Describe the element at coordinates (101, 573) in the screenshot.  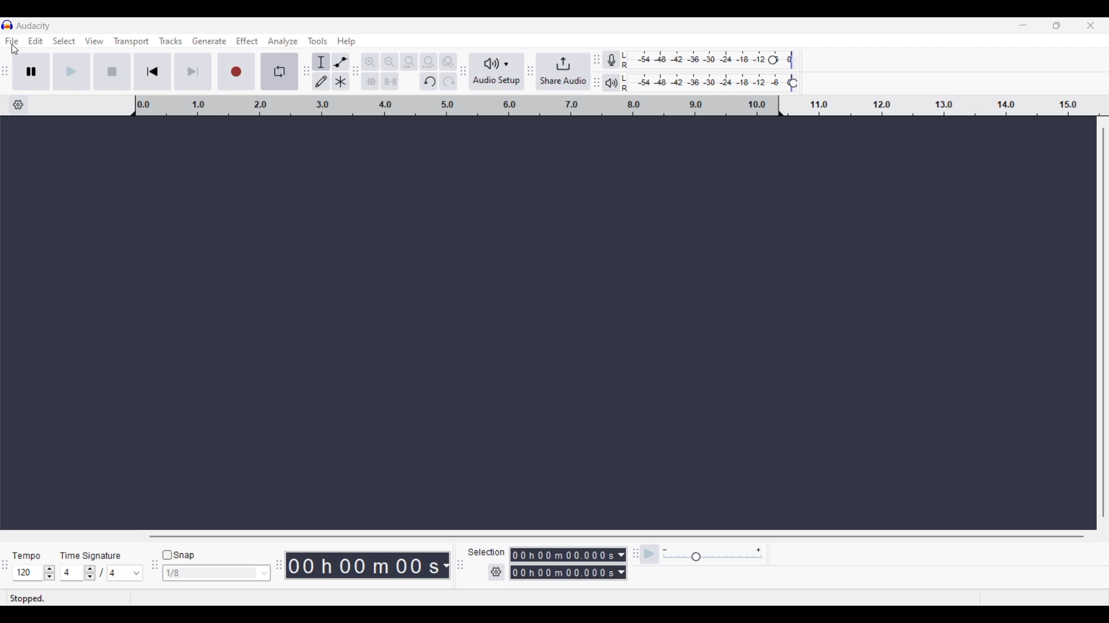
I see `4/4 (select time signature)` at that location.